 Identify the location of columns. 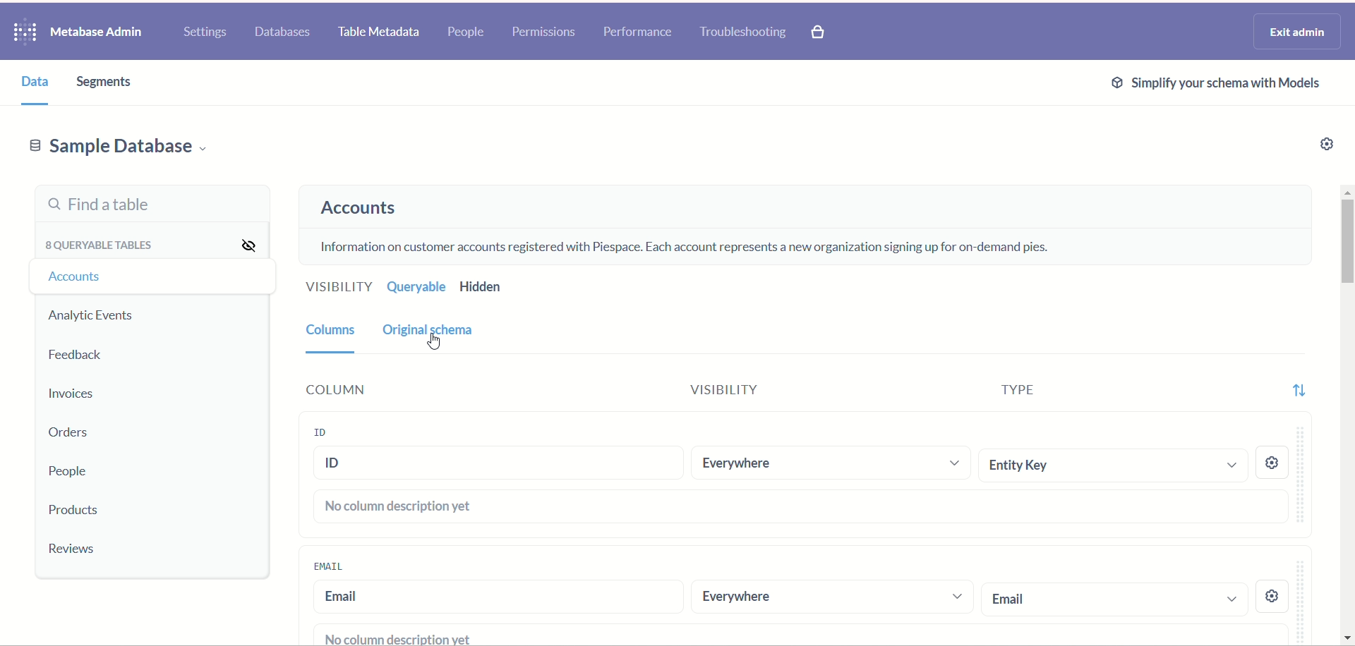
(325, 334).